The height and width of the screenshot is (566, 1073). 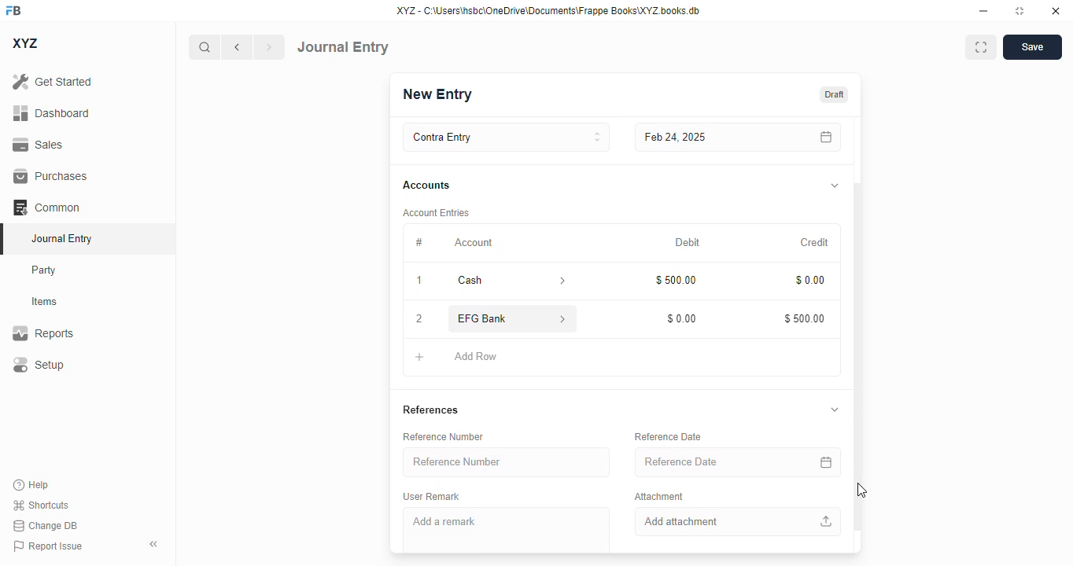 I want to click on reference date, so click(x=706, y=461).